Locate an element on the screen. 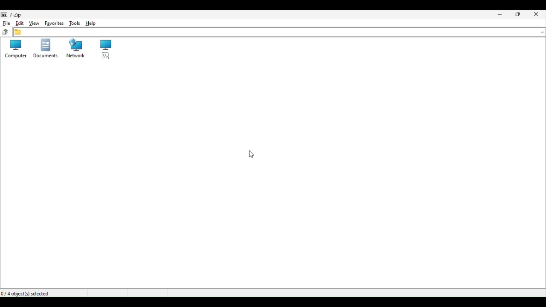 This screenshot has width=546, height=307. Restore is located at coordinates (518, 14).